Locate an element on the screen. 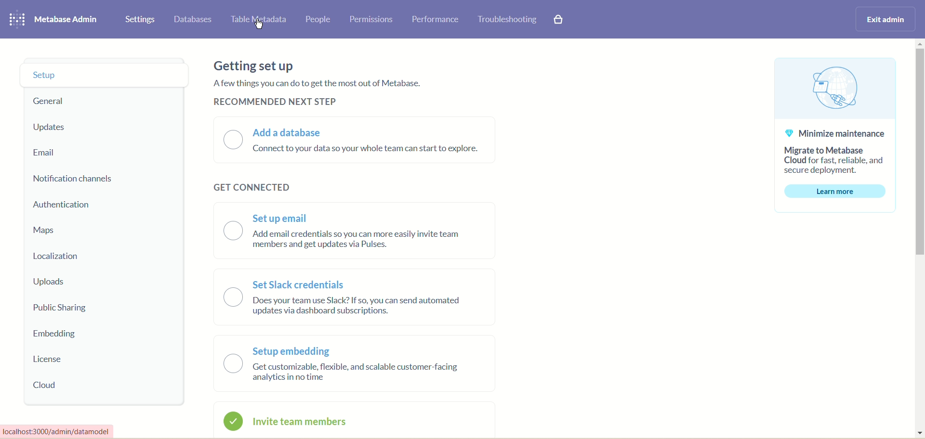 The width and height of the screenshot is (925, 439). Minimize maintenance. Migrate to Metabase. Cloud for fast, reliable, and secure deployment. is located at coordinates (835, 151).